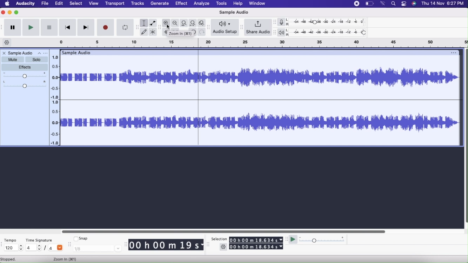  I want to click on More options, so click(403, 4).